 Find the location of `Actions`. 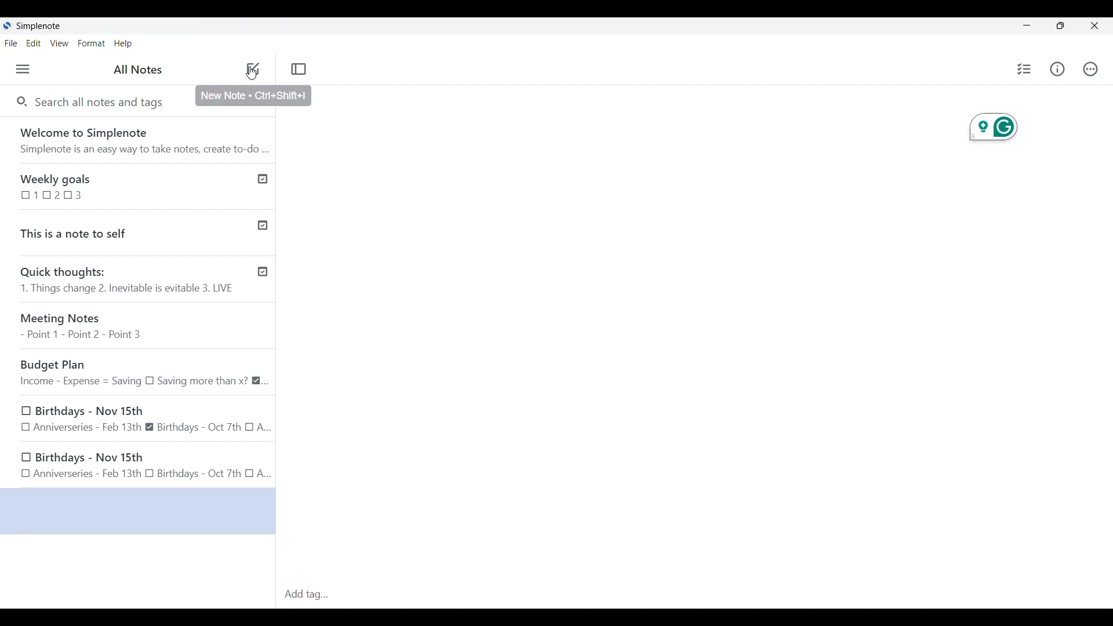

Actions is located at coordinates (1091, 68).